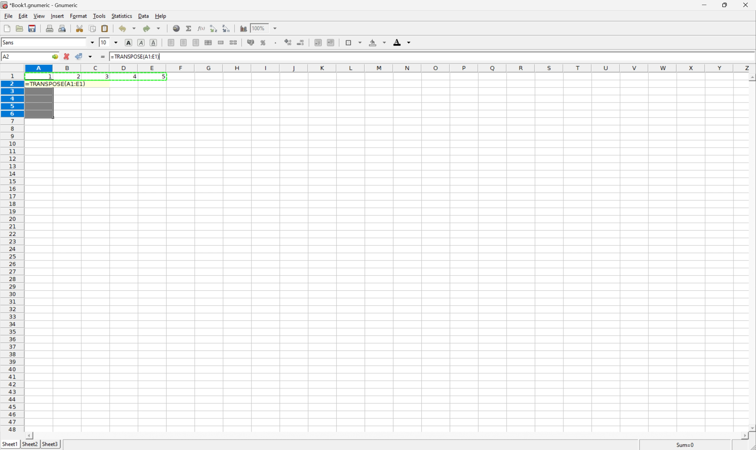  Describe the element at coordinates (747, 6) in the screenshot. I see `close` at that location.